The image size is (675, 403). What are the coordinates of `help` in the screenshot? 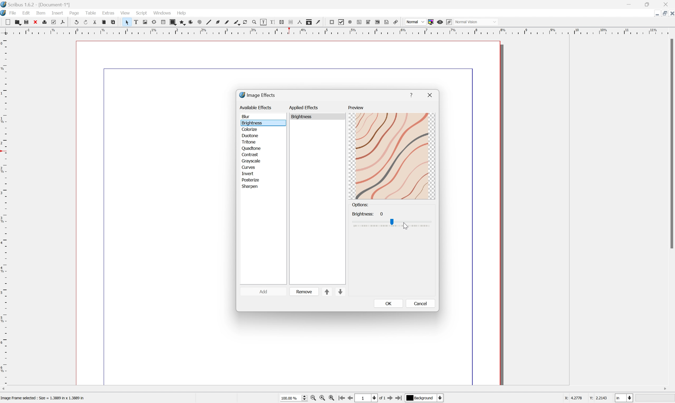 It's located at (411, 95).